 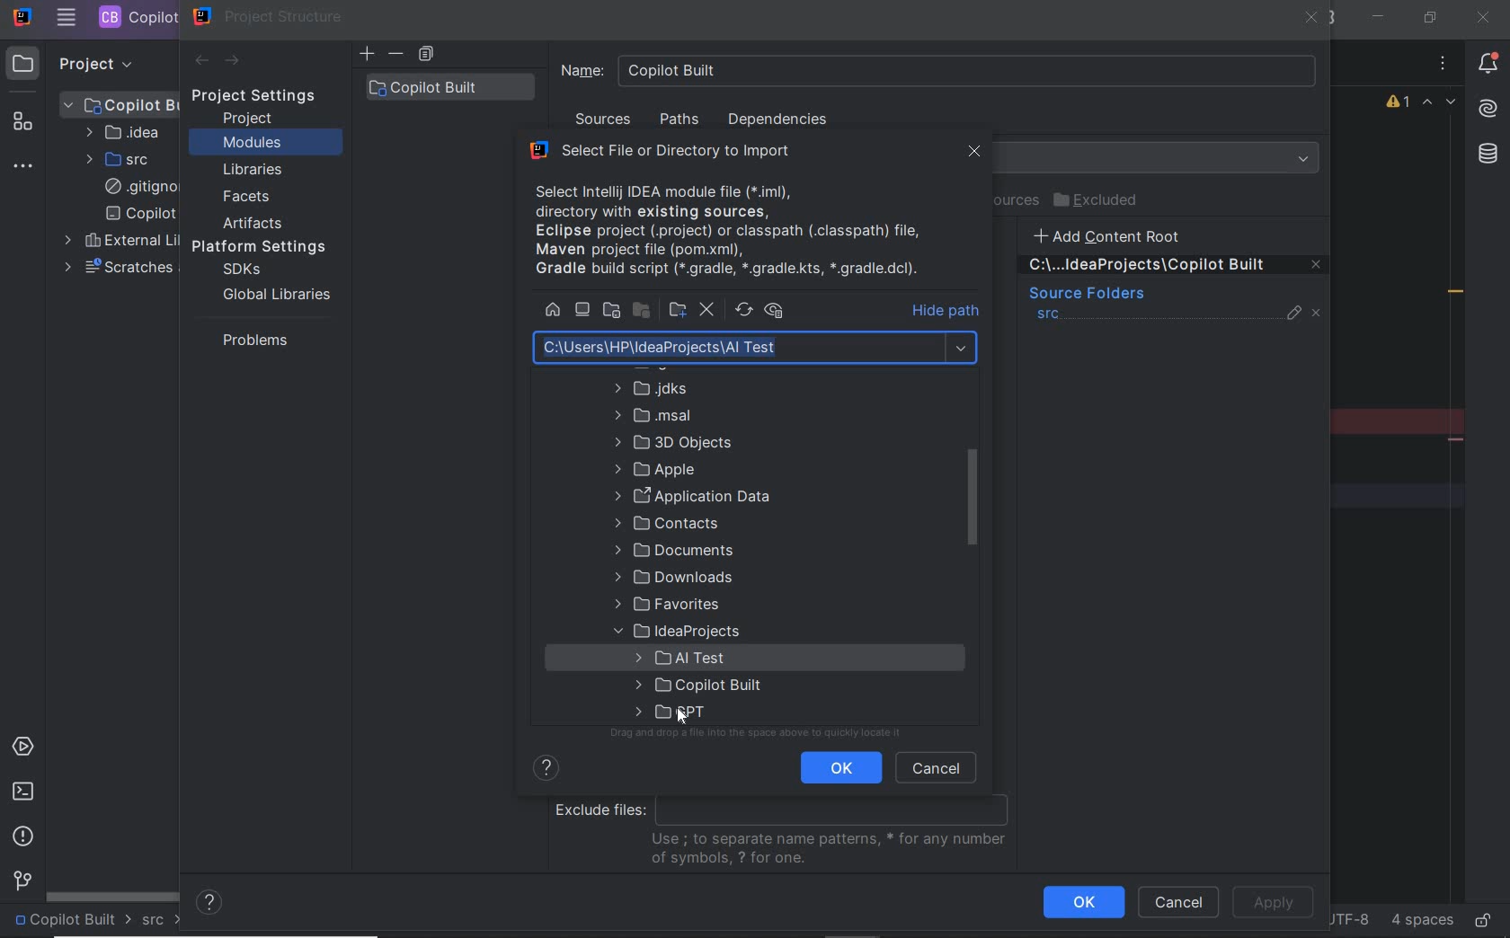 What do you see at coordinates (937, 766) in the screenshot?
I see `cancel` at bounding box center [937, 766].